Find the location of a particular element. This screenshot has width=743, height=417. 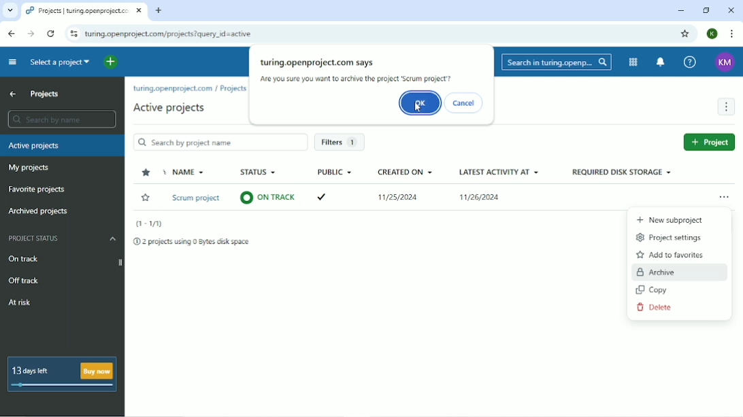

Created on is located at coordinates (406, 172).